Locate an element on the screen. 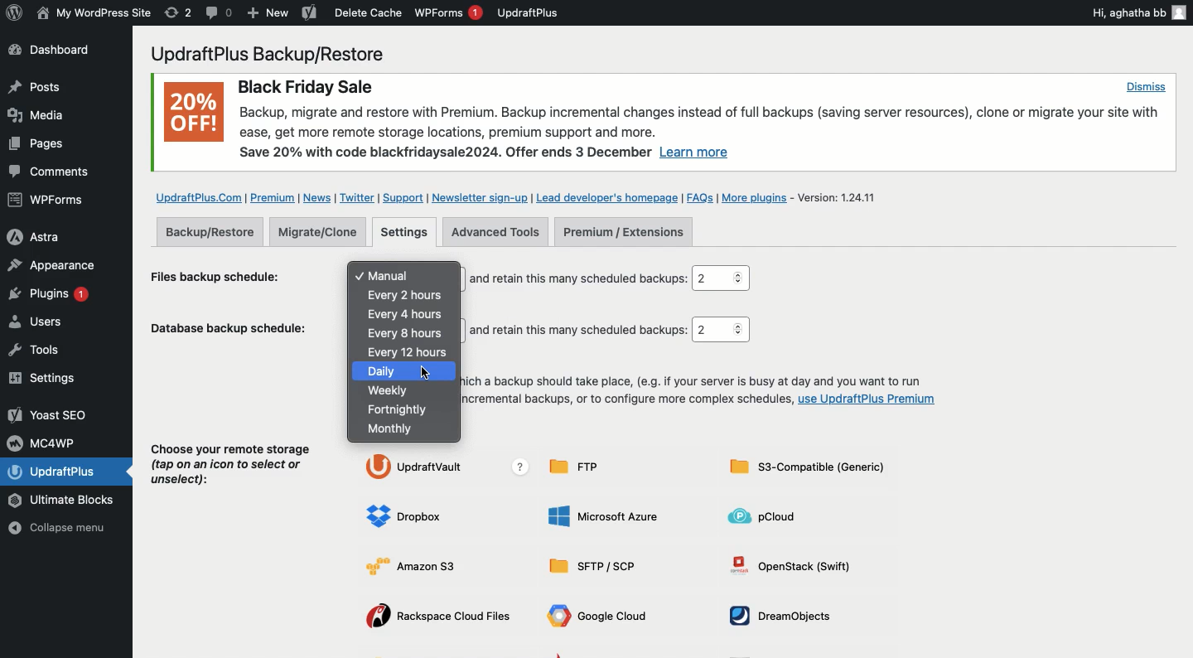 Image resolution: width=1193 pixels, height=658 pixels. 2 is located at coordinates (724, 278).